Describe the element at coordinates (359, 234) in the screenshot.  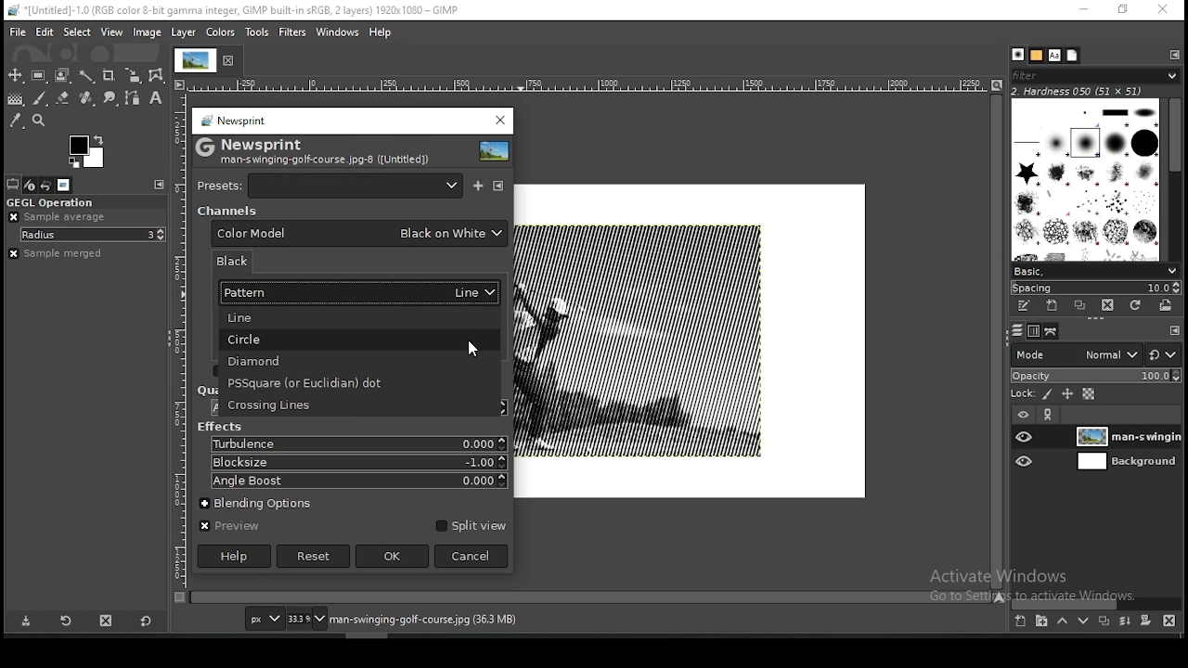
I see `color model` at that location.